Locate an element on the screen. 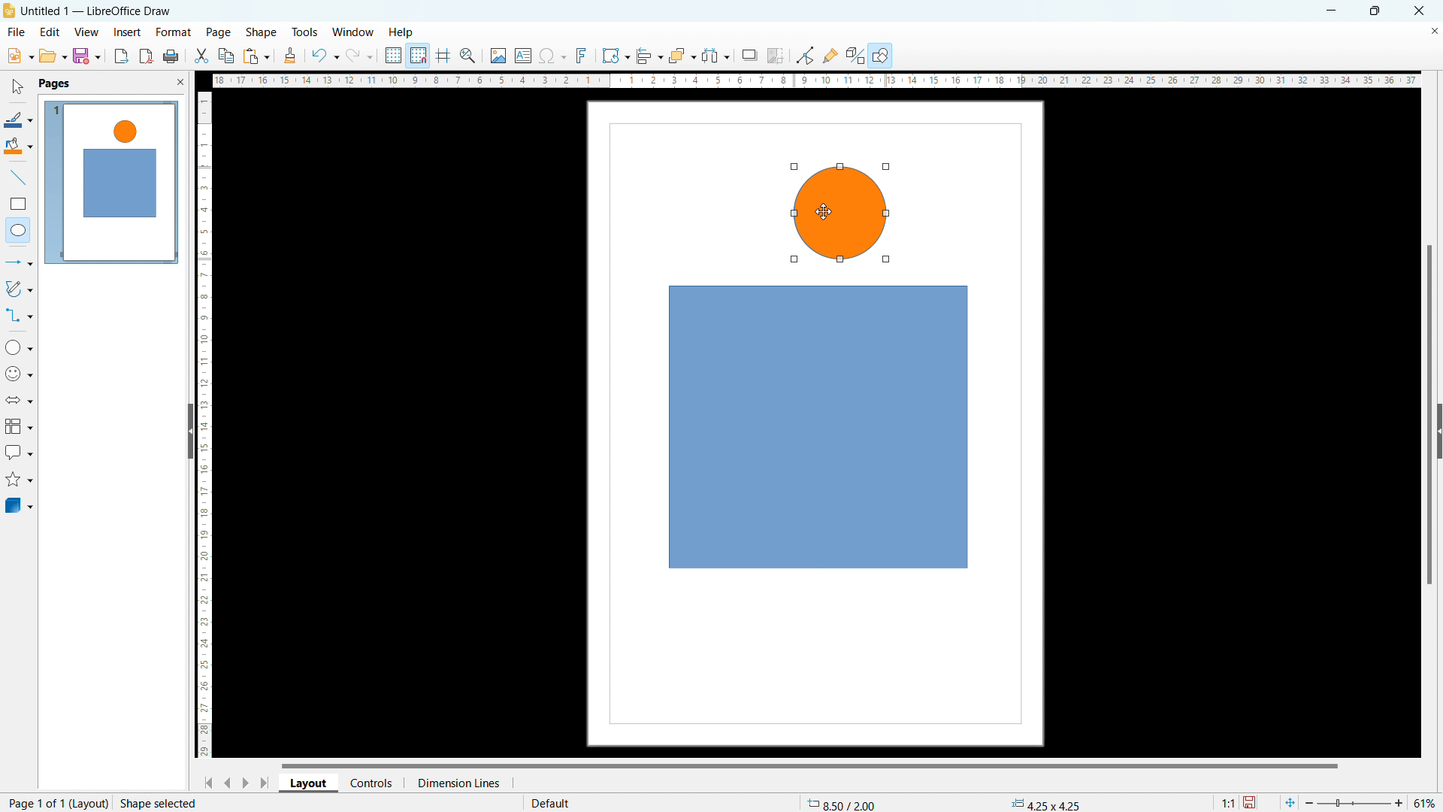 The width and height of the screenshot is (1443, 812). paste is located at coordinates (257, 56).